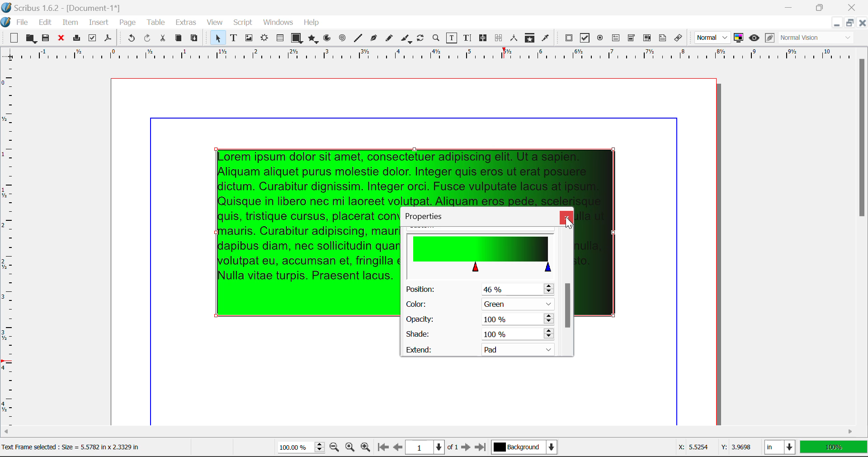 This screenshot has height=457, width=868. What do you see at coordinates (452, 39) in the screenshot?
I see `Edit Contents of Frame` at bounding box center [452, 39].